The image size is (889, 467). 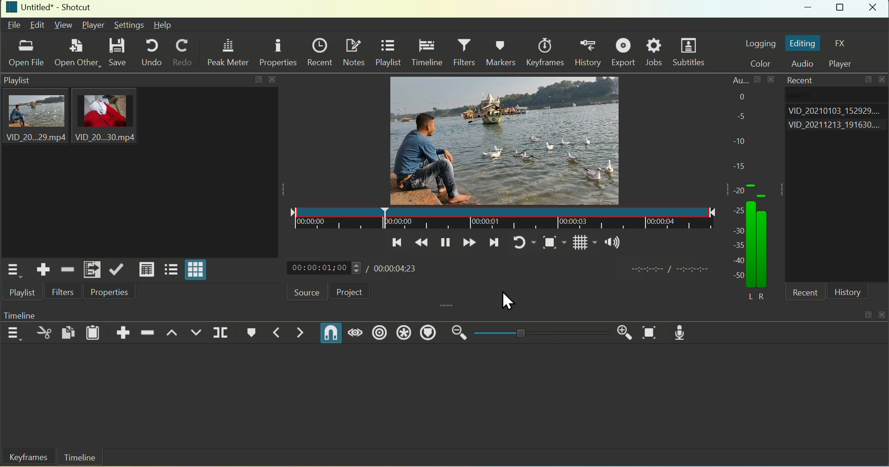 What do you see at coordinates (874, 9) in the screenshot?
I see `Close` at bounding box center [874, 9].